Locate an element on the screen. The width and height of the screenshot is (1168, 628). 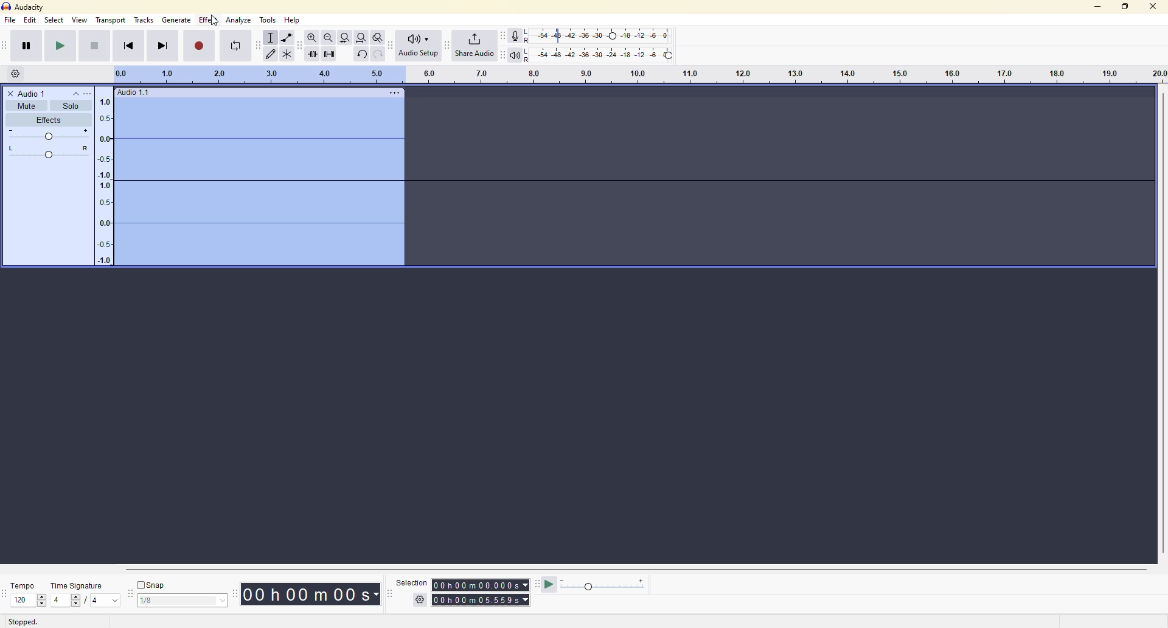
close is located at coordinates (1154, 6).